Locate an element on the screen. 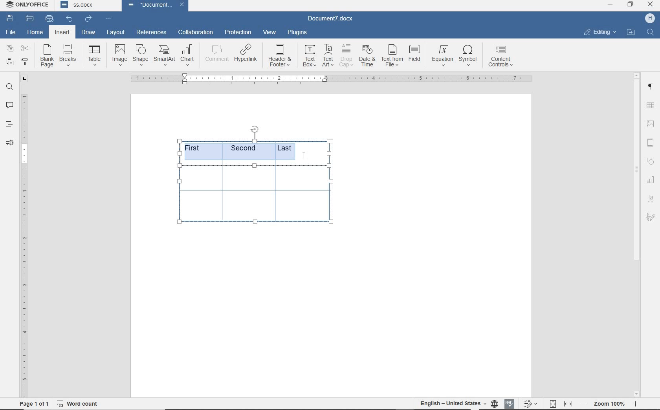 This screenshot has height=410, width=660. chart is located at coordinates (189, 56).